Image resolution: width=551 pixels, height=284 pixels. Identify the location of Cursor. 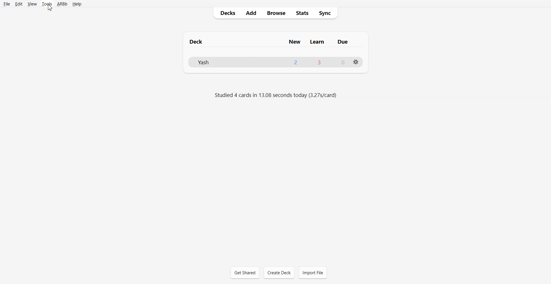
(49, 7).